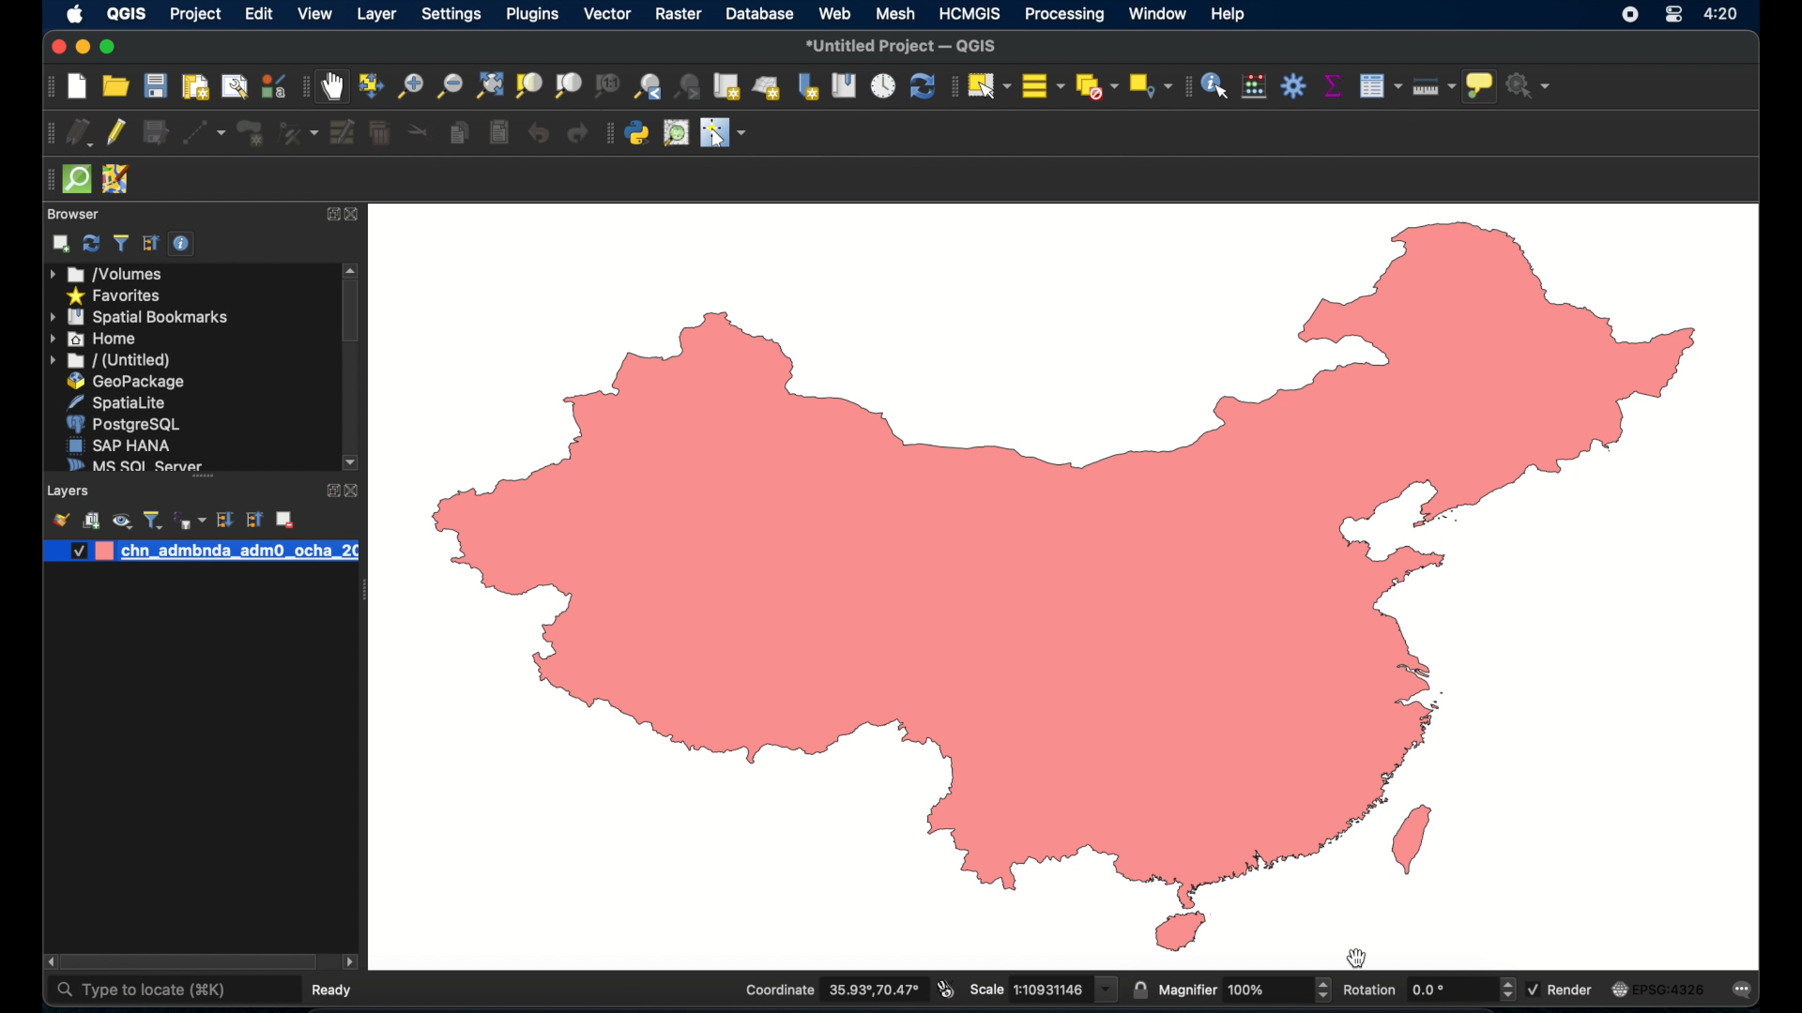 Image resolution: width=1802 pixels, height=1013 pixels. I want to click on open project , so click(115, 86).